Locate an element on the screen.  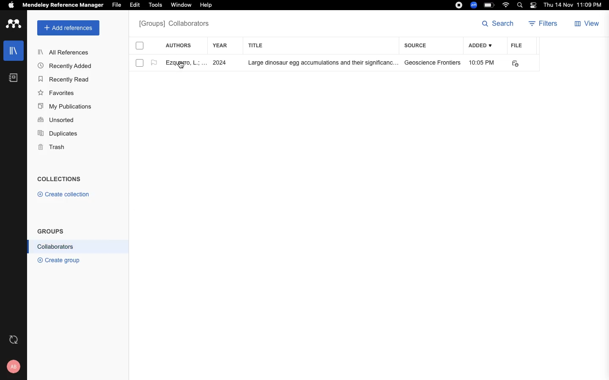
apple logo is located at coordinates (11, 6).